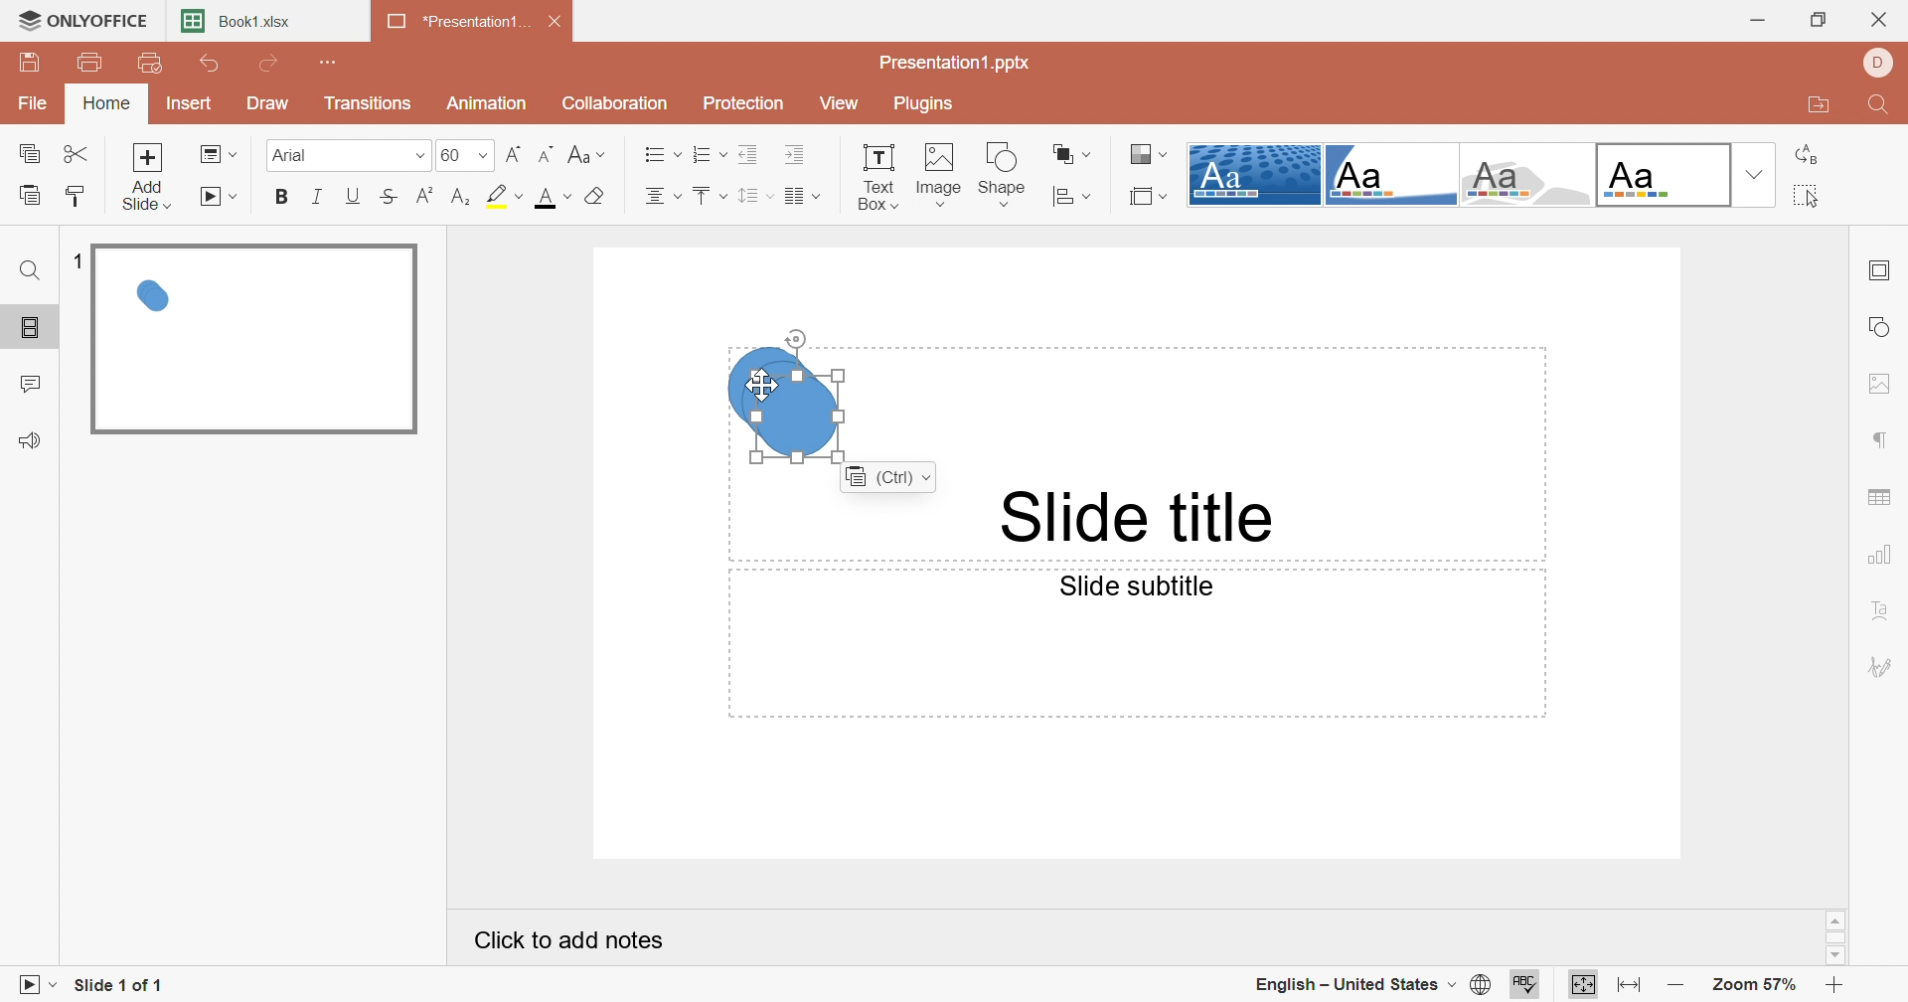  Describe the element at coordinates (550, 153) in the screenshot. I see `Decrement font size` at that location.